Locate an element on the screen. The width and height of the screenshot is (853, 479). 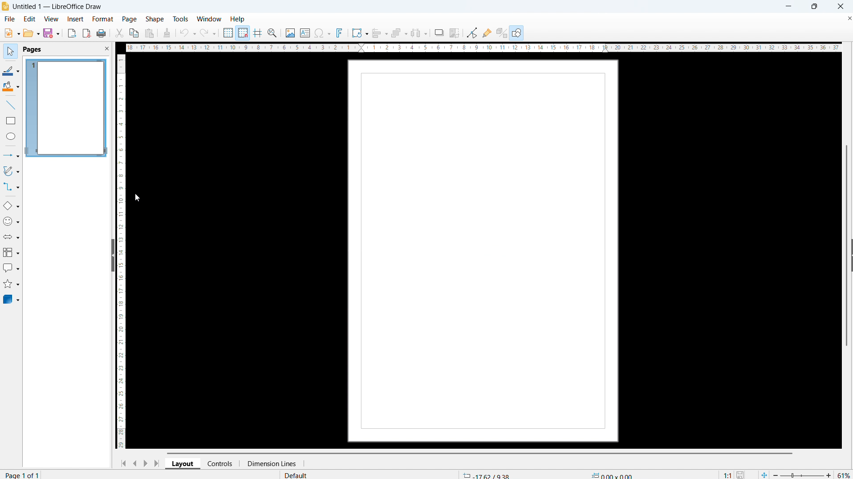
show gluepoint functions is located at coordinates (486, 32).